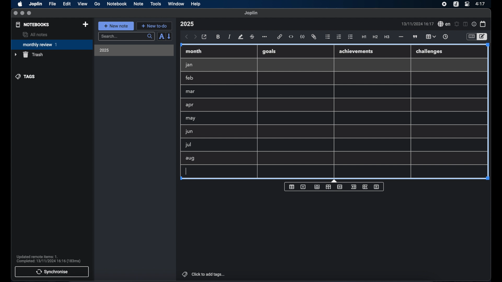 Image resolution: width=502 pixels, height=282 pixels. Describe the element at coordinates (375, 37) in the screenshot. I see `heading 2` at that location.